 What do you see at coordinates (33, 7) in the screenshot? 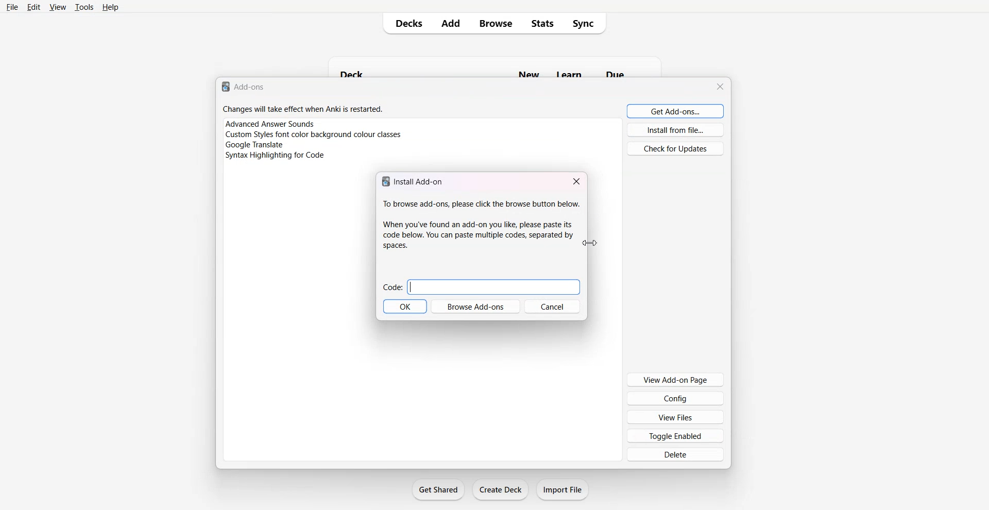
I see `Edit` at bounding box center [33, 7].